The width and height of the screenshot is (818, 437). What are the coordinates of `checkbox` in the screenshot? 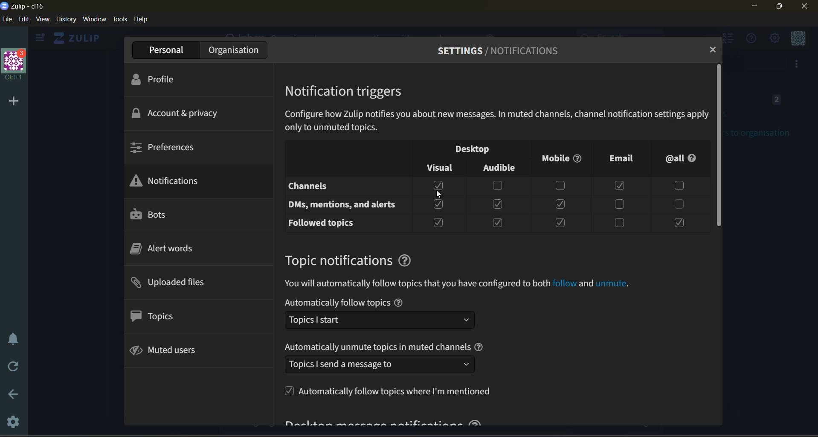 It's located at (439, 186).